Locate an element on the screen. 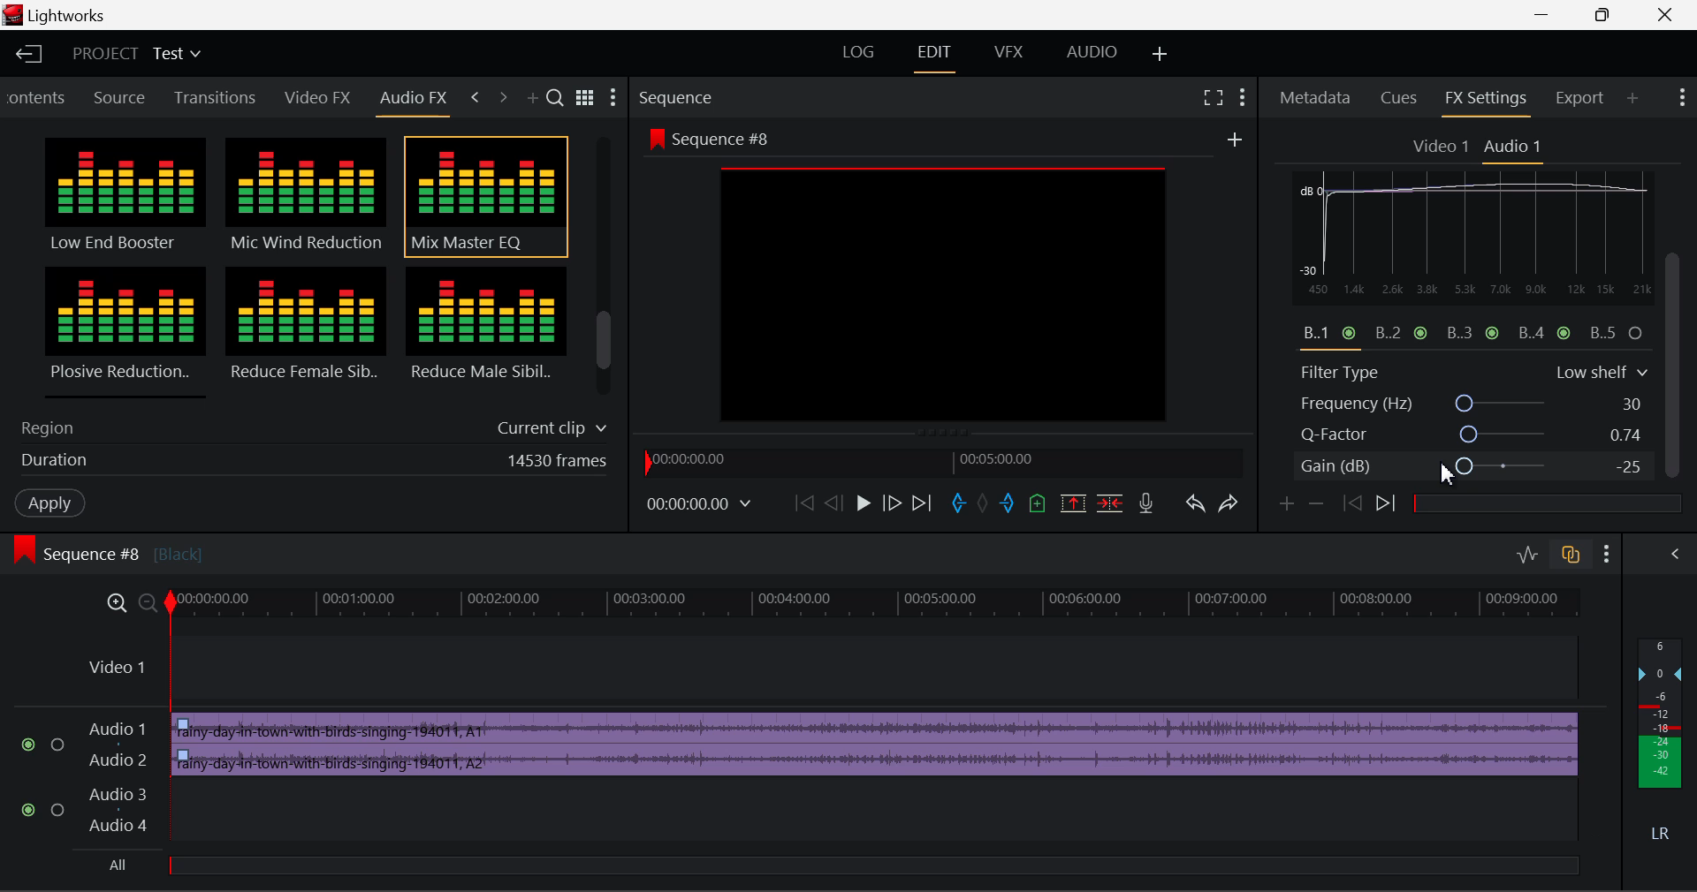  Timeline Zoom Out is located at coordinates (148, 605).